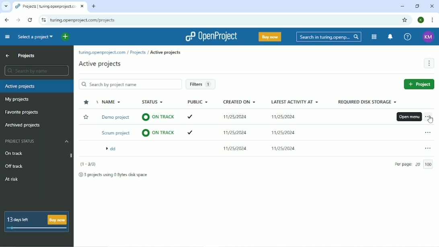 This screenshot has height=247, width=439. Describe the element at coordinates (101, 53) in the screenshot. I see `turing.openproject.com` at that location.